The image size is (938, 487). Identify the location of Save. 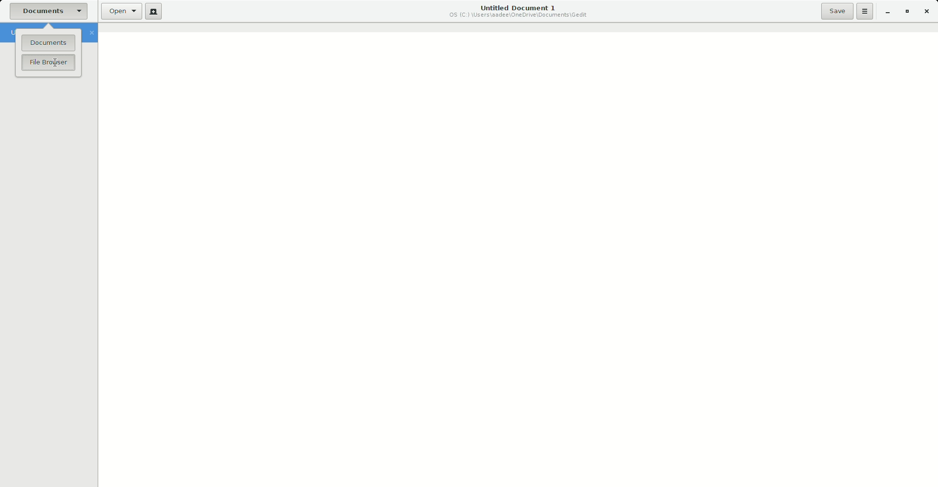
(836, 11).